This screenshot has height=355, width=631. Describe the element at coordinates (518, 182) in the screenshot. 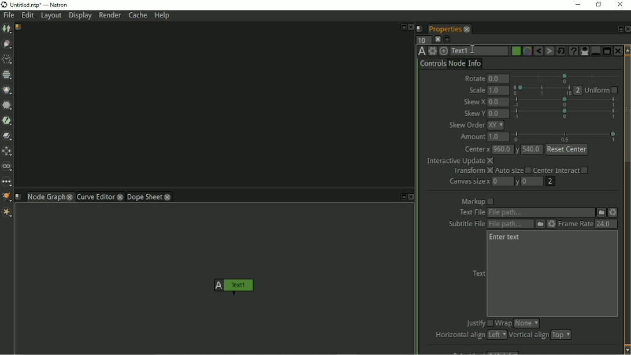

I see `y` at that location.